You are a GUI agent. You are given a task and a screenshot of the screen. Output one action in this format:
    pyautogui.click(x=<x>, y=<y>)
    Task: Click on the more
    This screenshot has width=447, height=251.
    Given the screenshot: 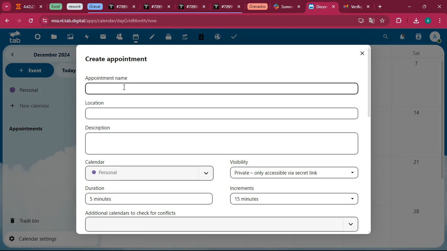 What is the action you would take?
    pyautogui.click(x=6, y=6)
    